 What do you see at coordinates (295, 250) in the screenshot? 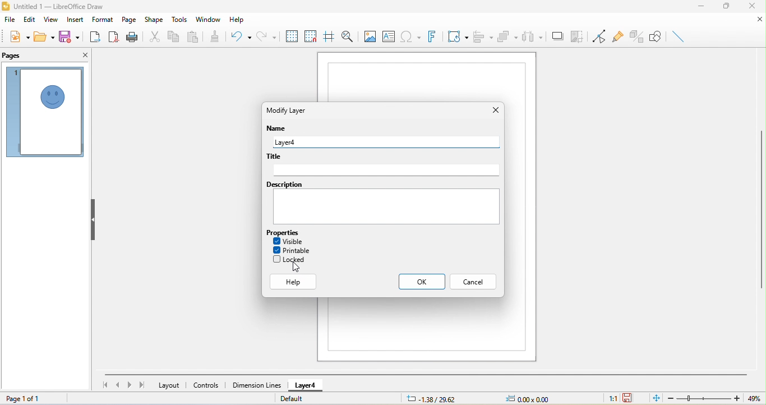
I see `printable` at bounding box center [295, 250].